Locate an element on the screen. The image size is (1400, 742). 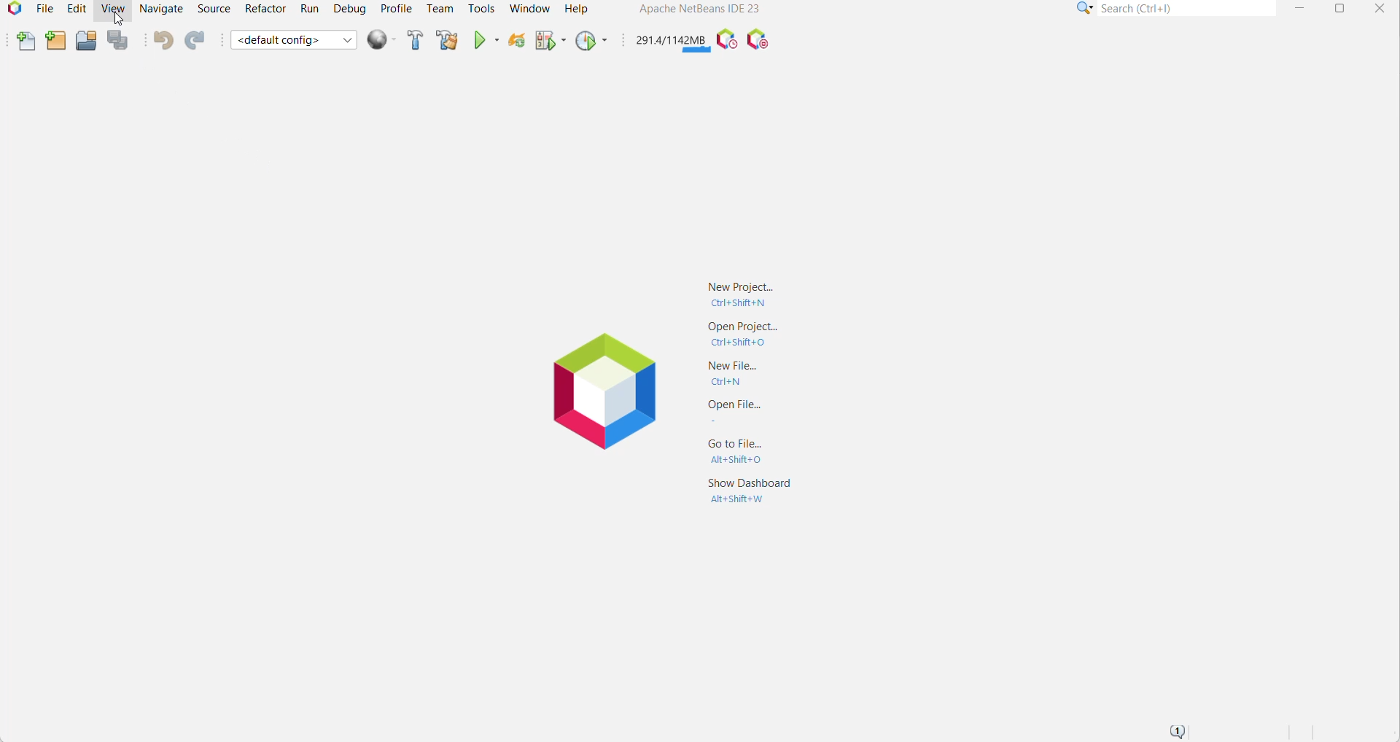
Debug is located at coordinates (350, 9).